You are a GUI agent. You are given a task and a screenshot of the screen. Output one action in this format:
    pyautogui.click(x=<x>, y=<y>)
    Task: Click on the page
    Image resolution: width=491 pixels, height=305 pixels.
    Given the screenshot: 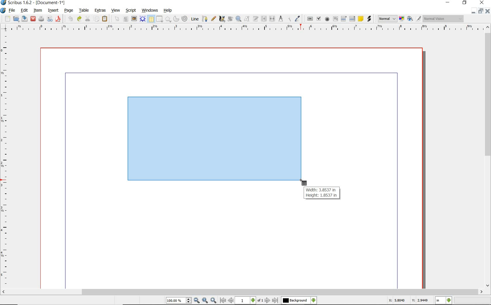 What is the action you would take?
    pyautogui.click(x=69, y=11)
    